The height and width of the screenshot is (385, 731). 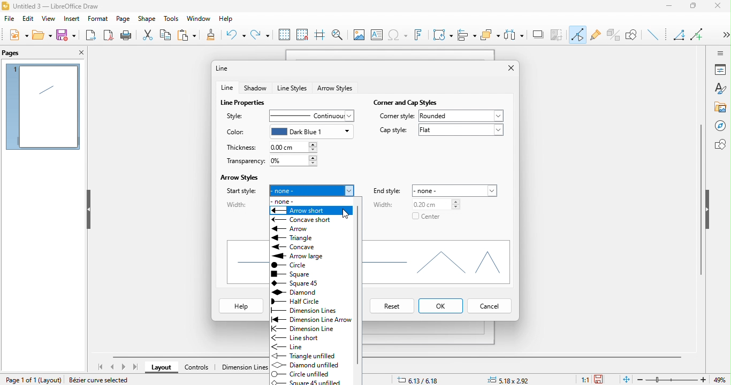 What do you see at coordinates (700, 199) in the screenshot?
I see `vertical scroll bar` at bounding box center [700, 199].